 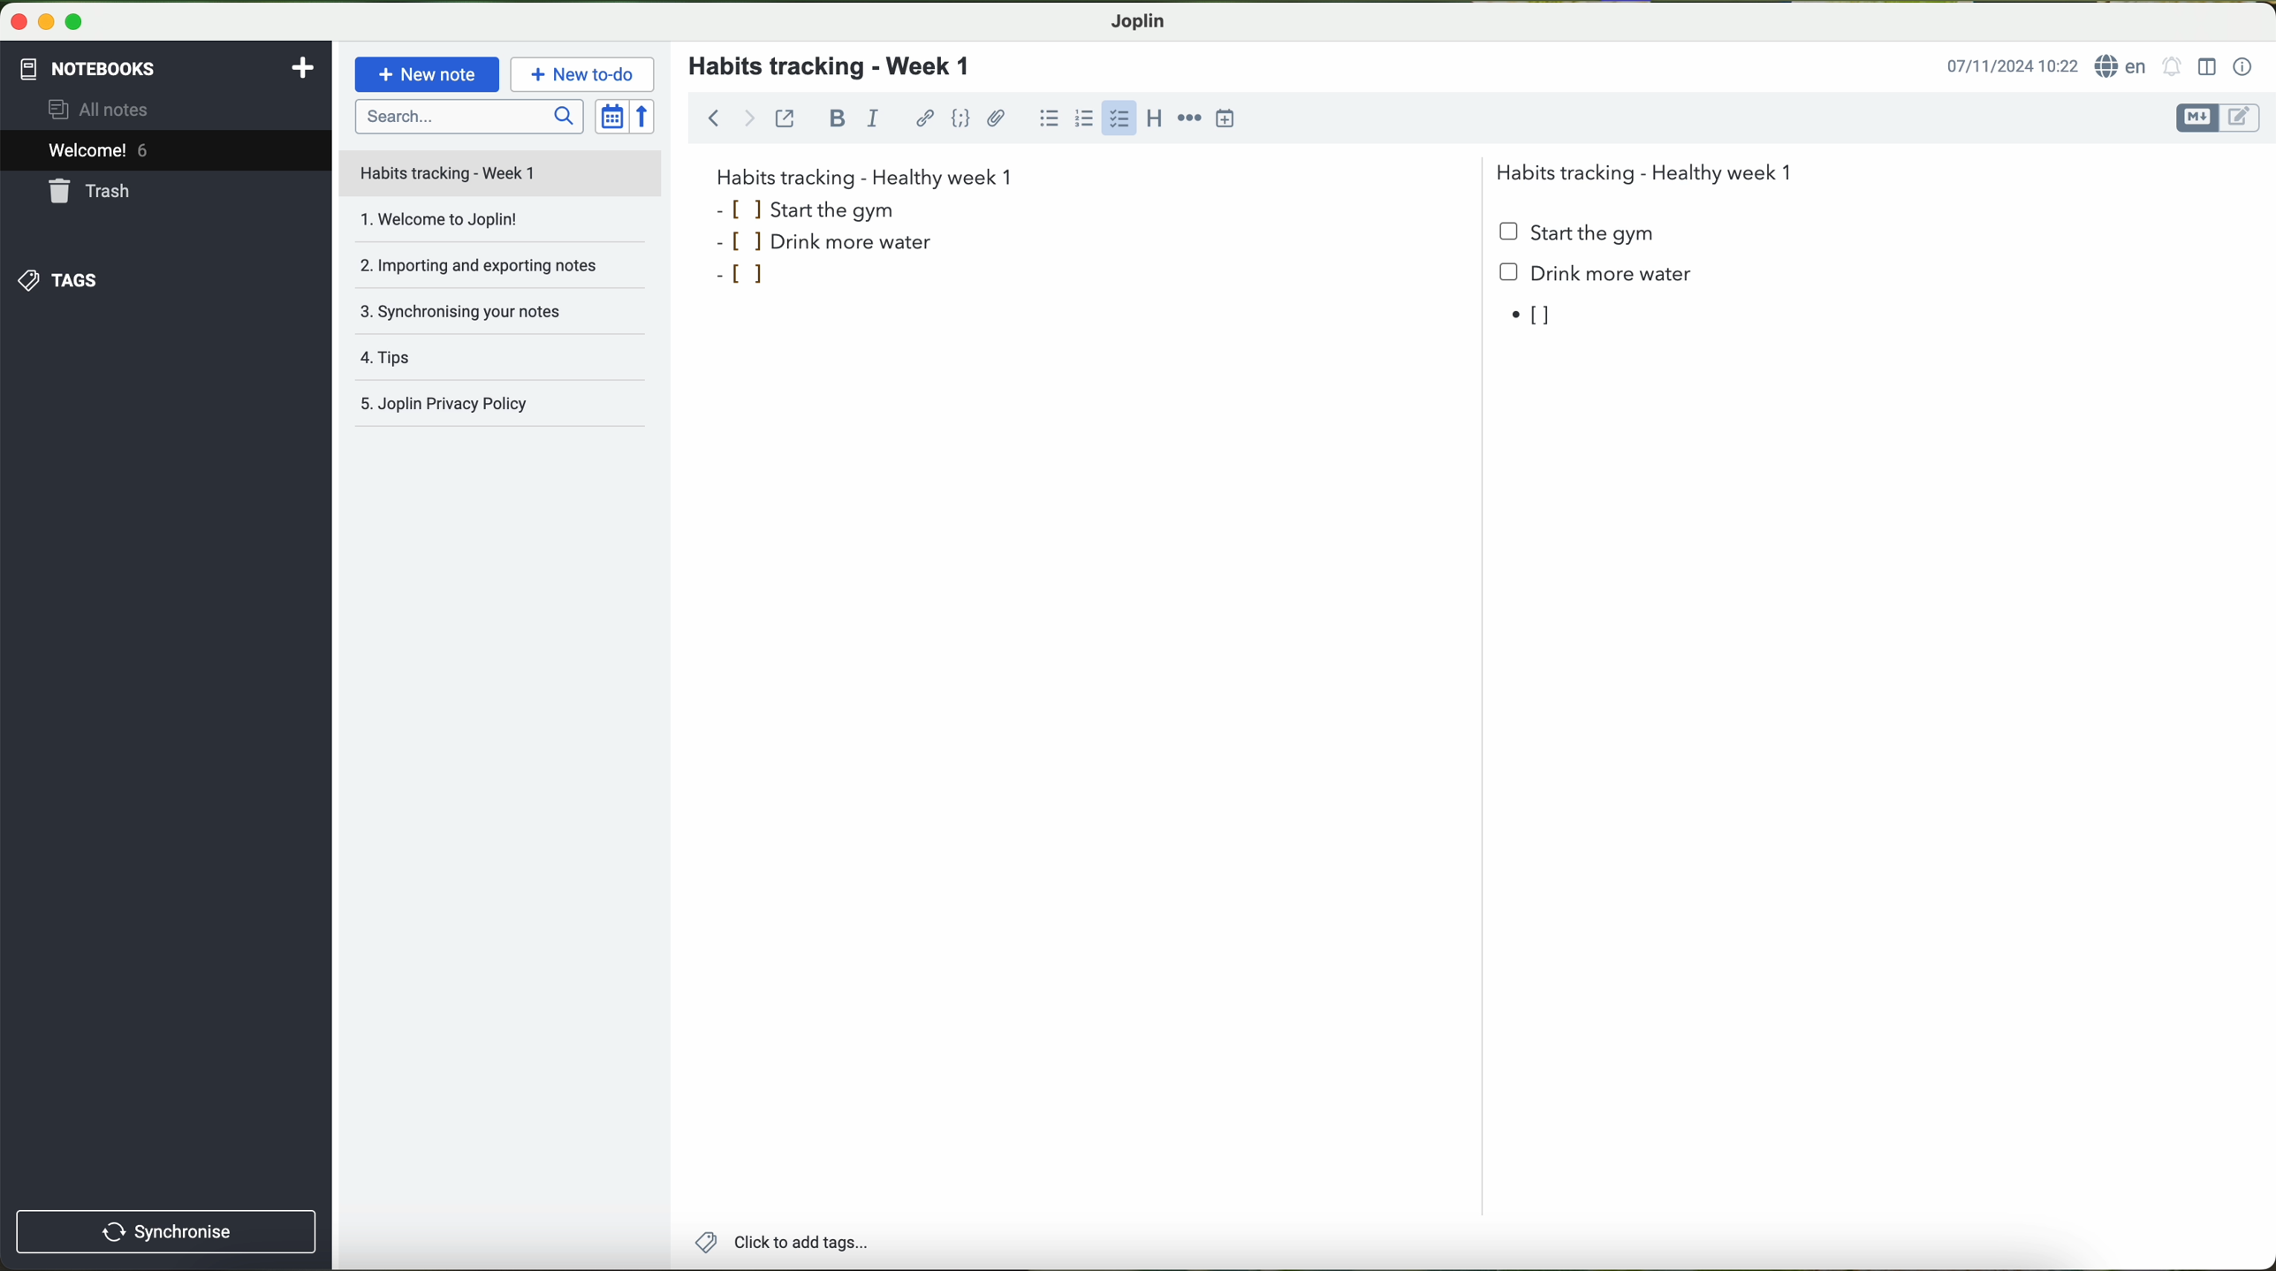 I want to click on bullet point, so click(x=1535, y=323).